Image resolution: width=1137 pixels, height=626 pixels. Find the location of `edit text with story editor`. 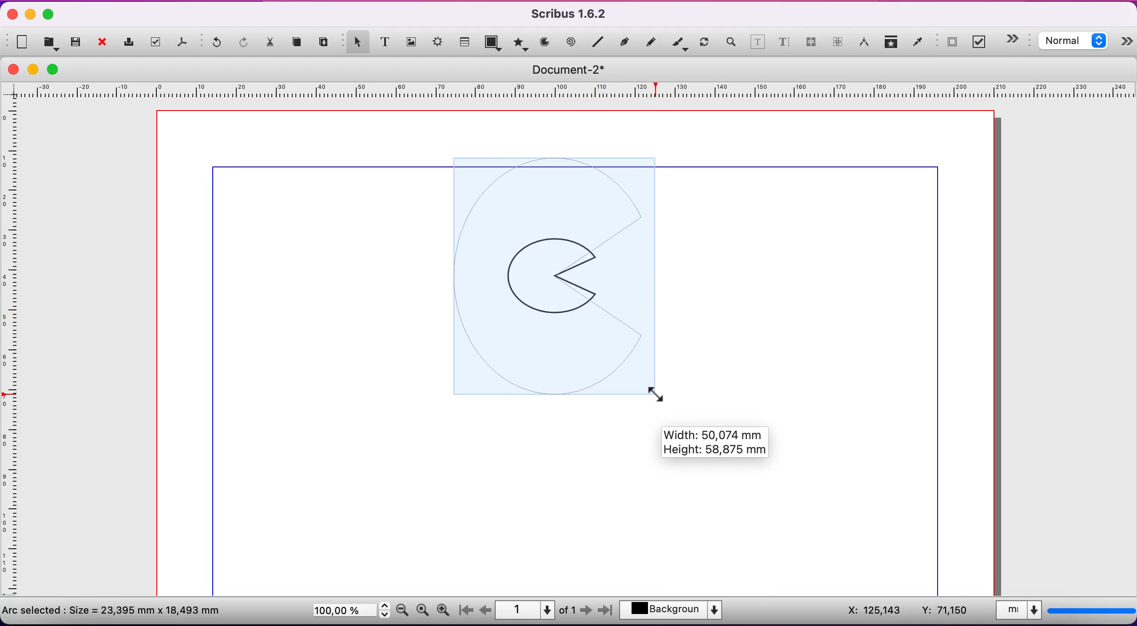

edit text with story editor is located at coordinates (784, 45).